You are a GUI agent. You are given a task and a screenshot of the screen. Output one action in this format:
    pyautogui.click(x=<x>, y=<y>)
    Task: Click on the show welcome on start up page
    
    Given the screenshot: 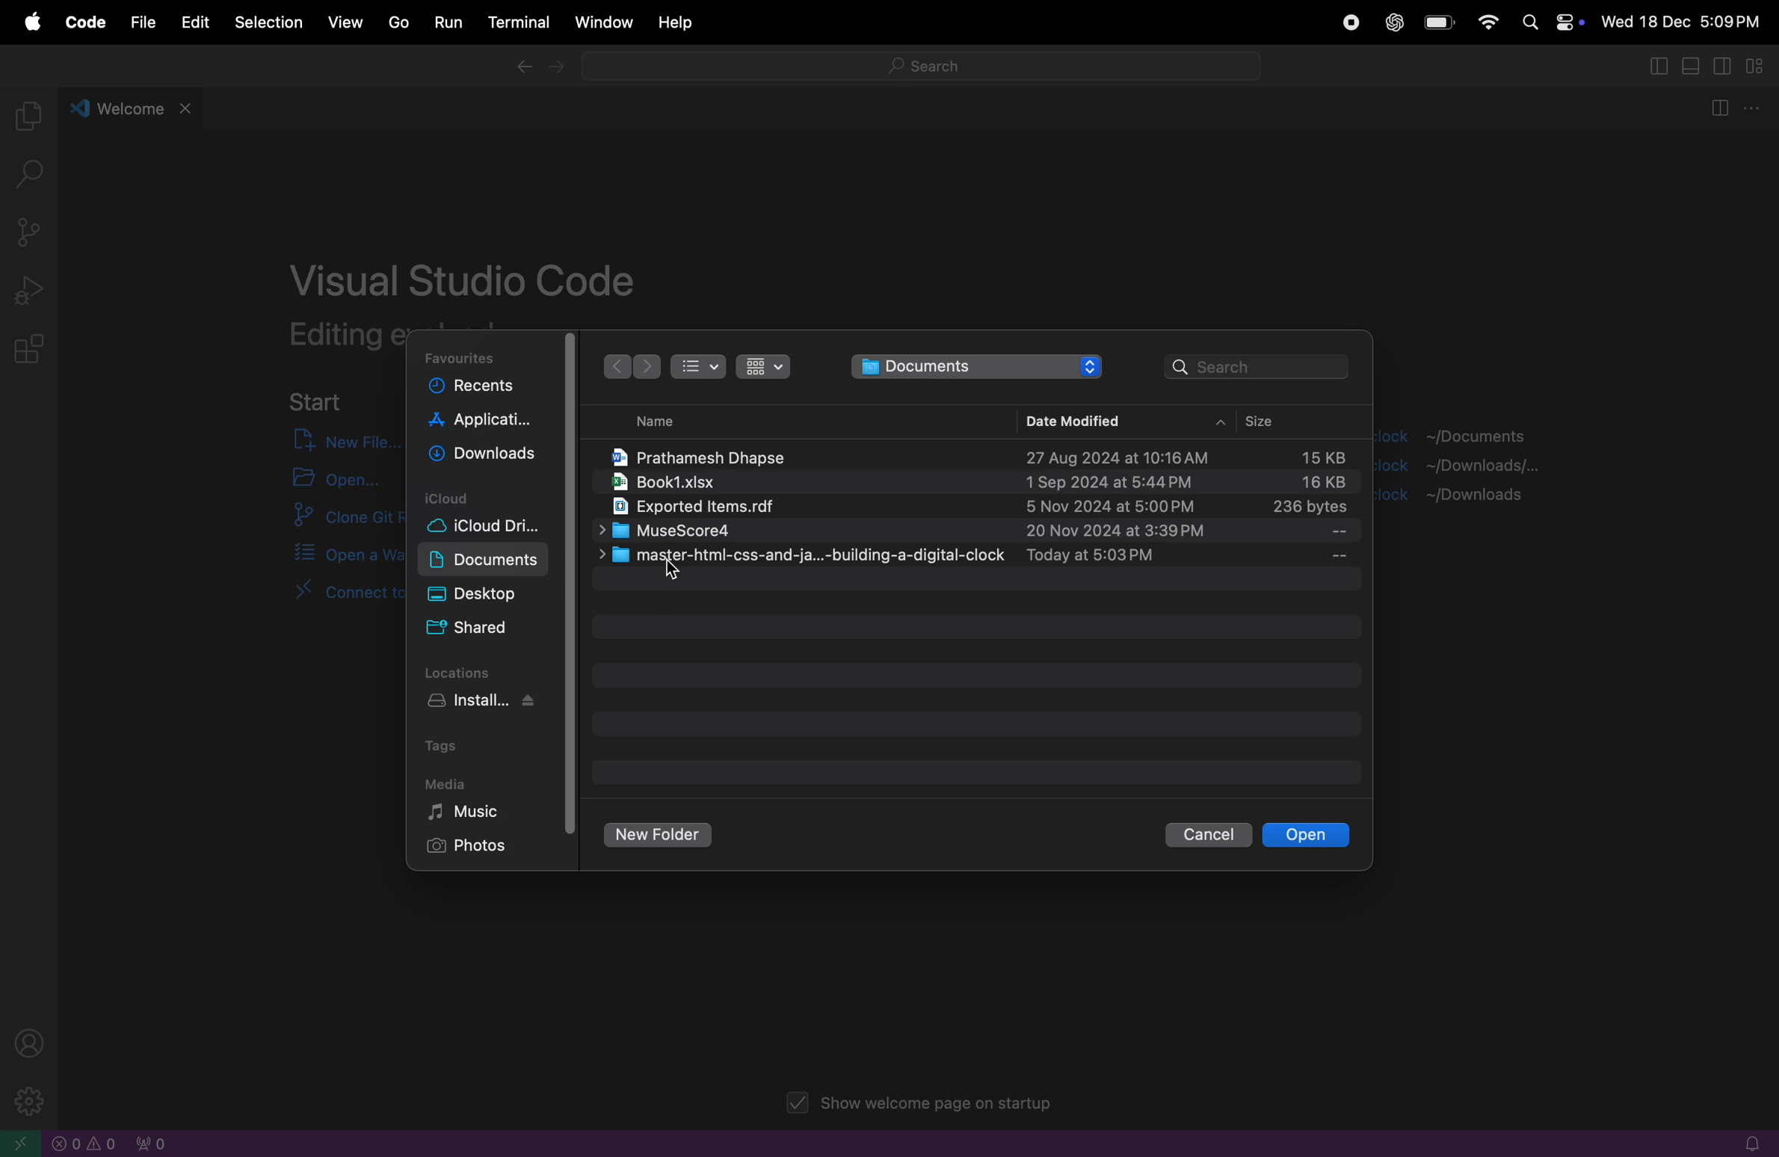 What is the action you would take?
    pyautogui.click(x=923, y=1105)
    